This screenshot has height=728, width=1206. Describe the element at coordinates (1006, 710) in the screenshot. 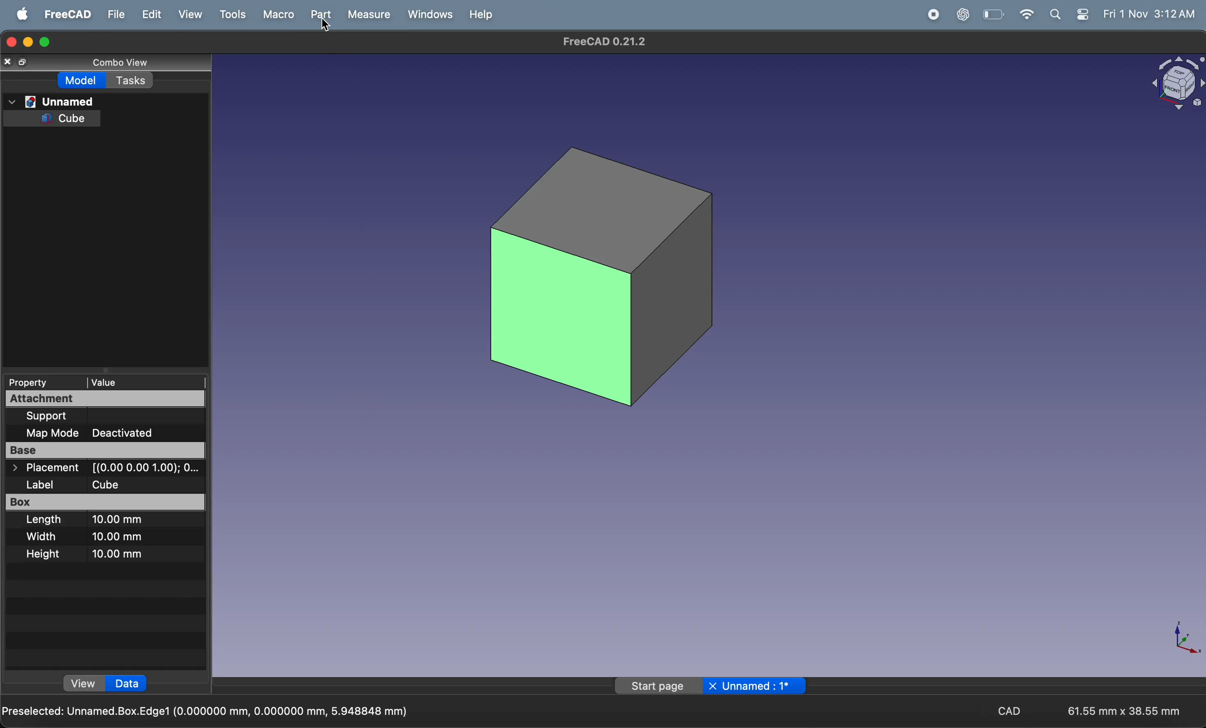

I see `cad` at that location.